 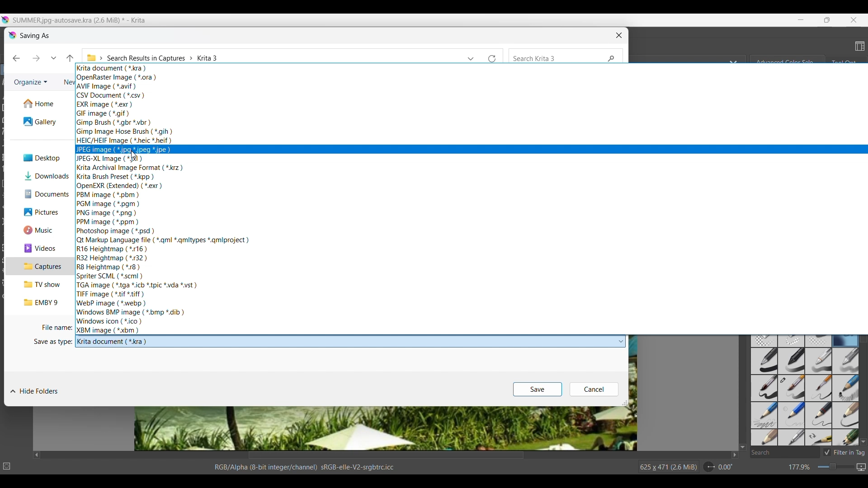 I want to click on Go forward, so click(x=36, y=58).